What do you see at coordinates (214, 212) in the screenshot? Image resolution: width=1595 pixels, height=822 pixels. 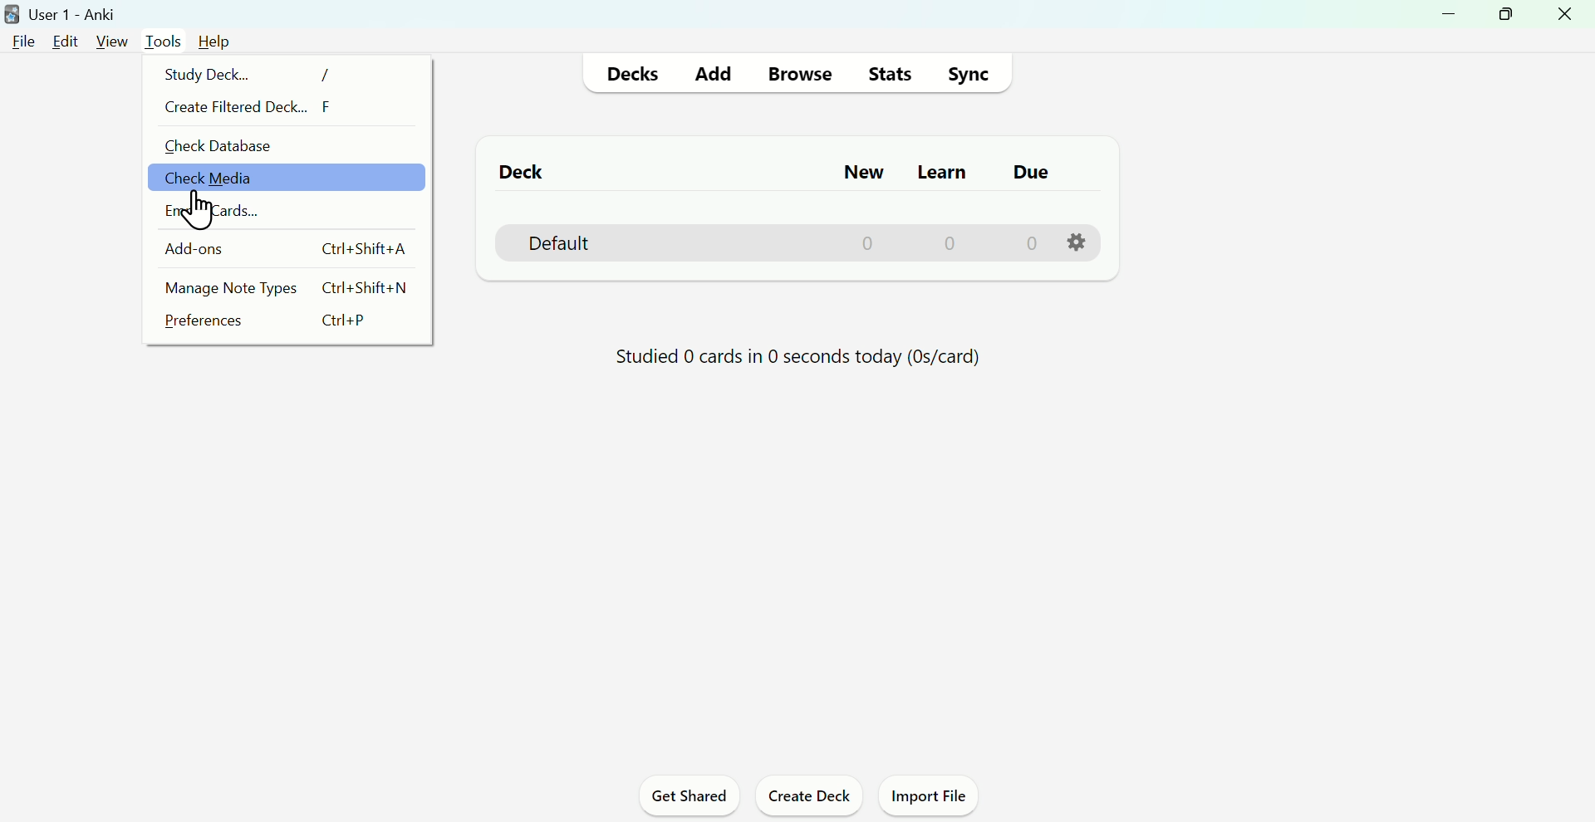 I see `Email cards` at bounding box center [214, 212].